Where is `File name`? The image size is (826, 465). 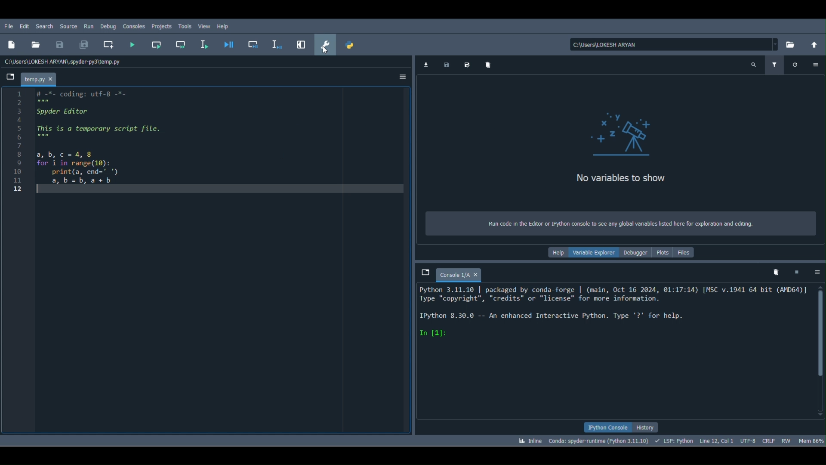
File name is located at coordinates (41, 77).